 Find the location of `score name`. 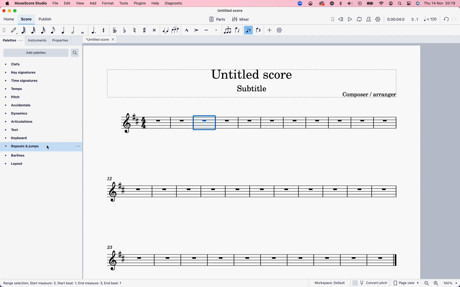

score name is located at coordinates (255, 74).